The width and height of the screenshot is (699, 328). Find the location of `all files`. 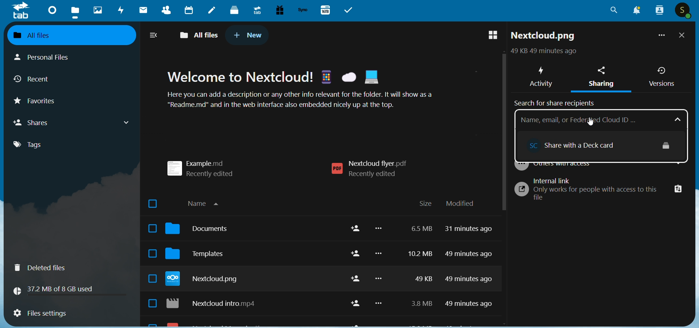

all files is located at coordinates (65, 35).